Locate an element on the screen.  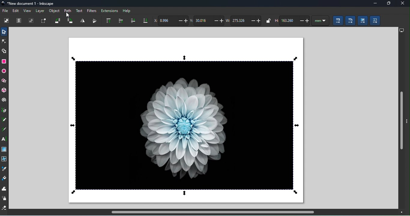
Shape builder tool is located at coordinates (4, 51).